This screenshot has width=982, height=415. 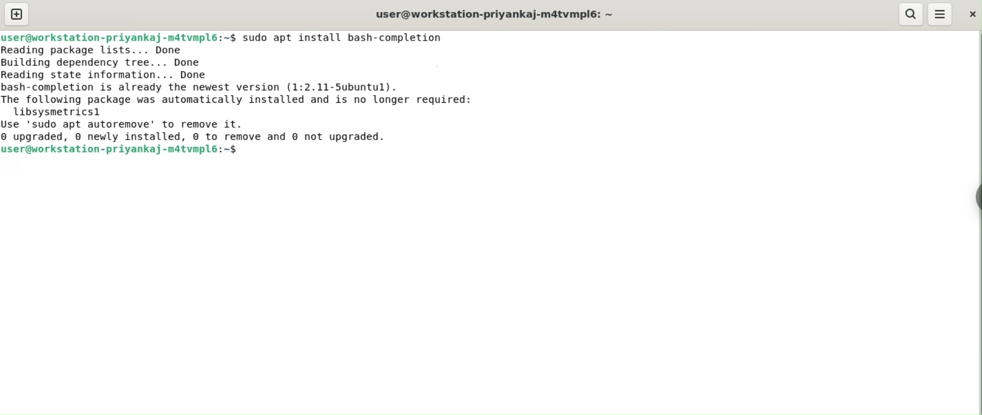 I want to click on close, so click(x=970, y=16).